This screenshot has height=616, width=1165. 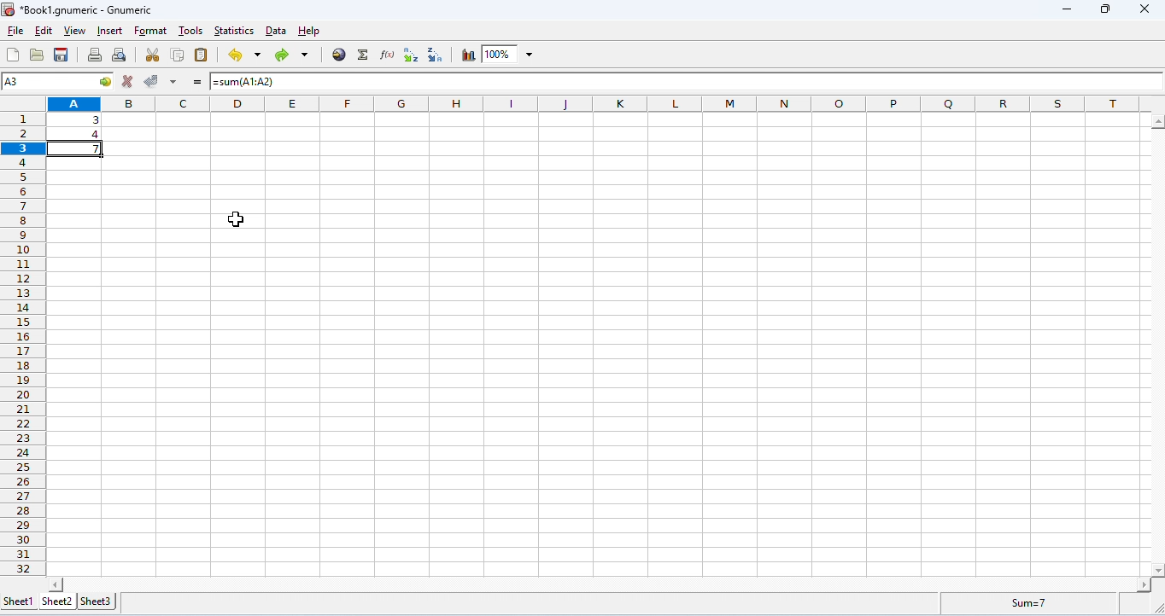 What do you see at coordinates (235, 219) in the screenshot?
I see `cursor` at bounding box center [235, 219].